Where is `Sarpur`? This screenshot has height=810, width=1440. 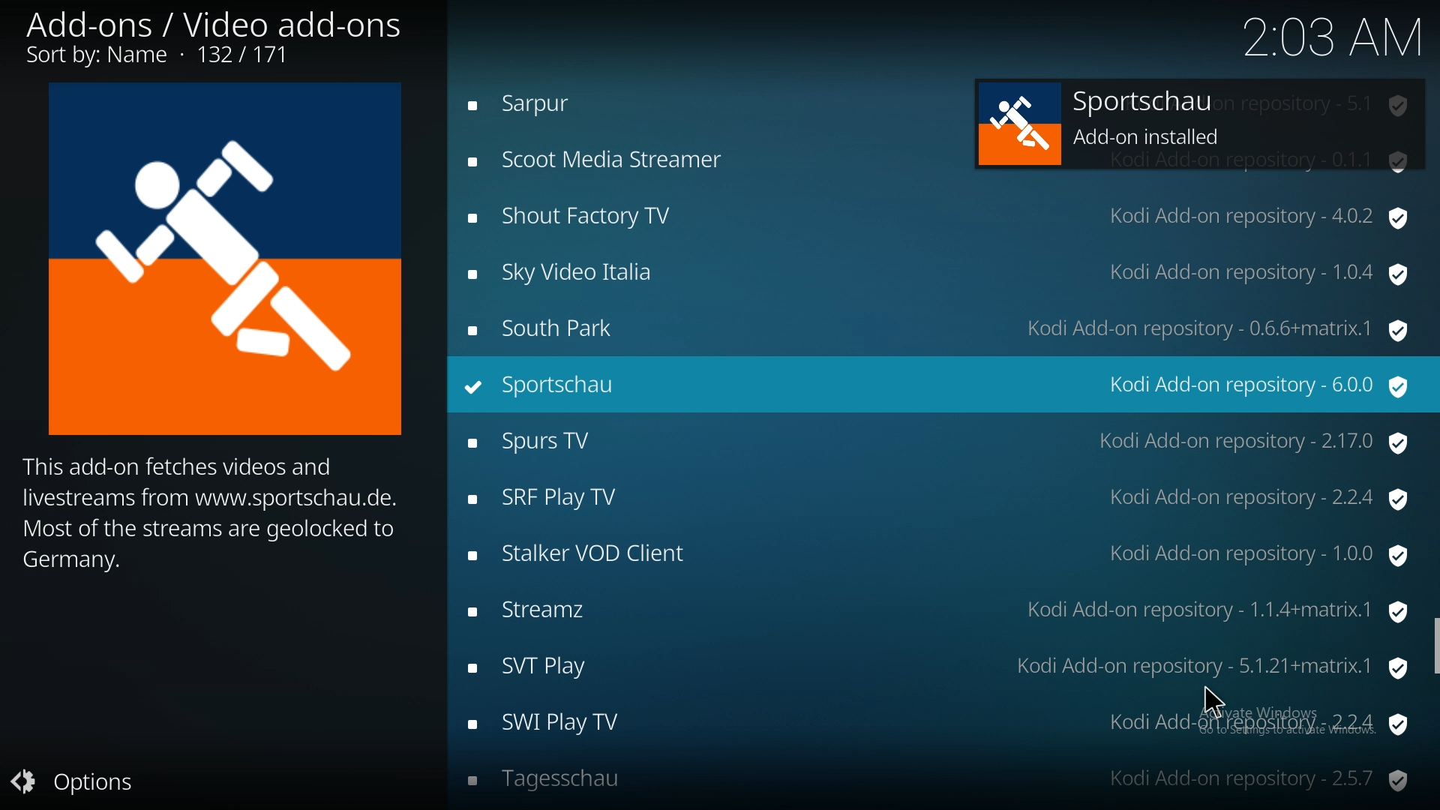 Sarpur is located at coordinates (529, 109).